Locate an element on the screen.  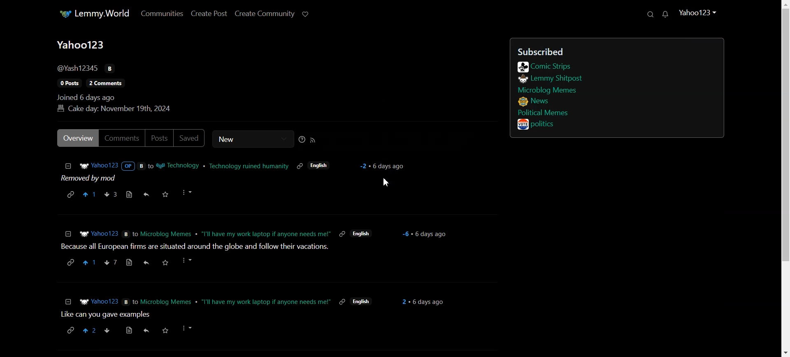
hyperlink is located at coordinates (70, 329).